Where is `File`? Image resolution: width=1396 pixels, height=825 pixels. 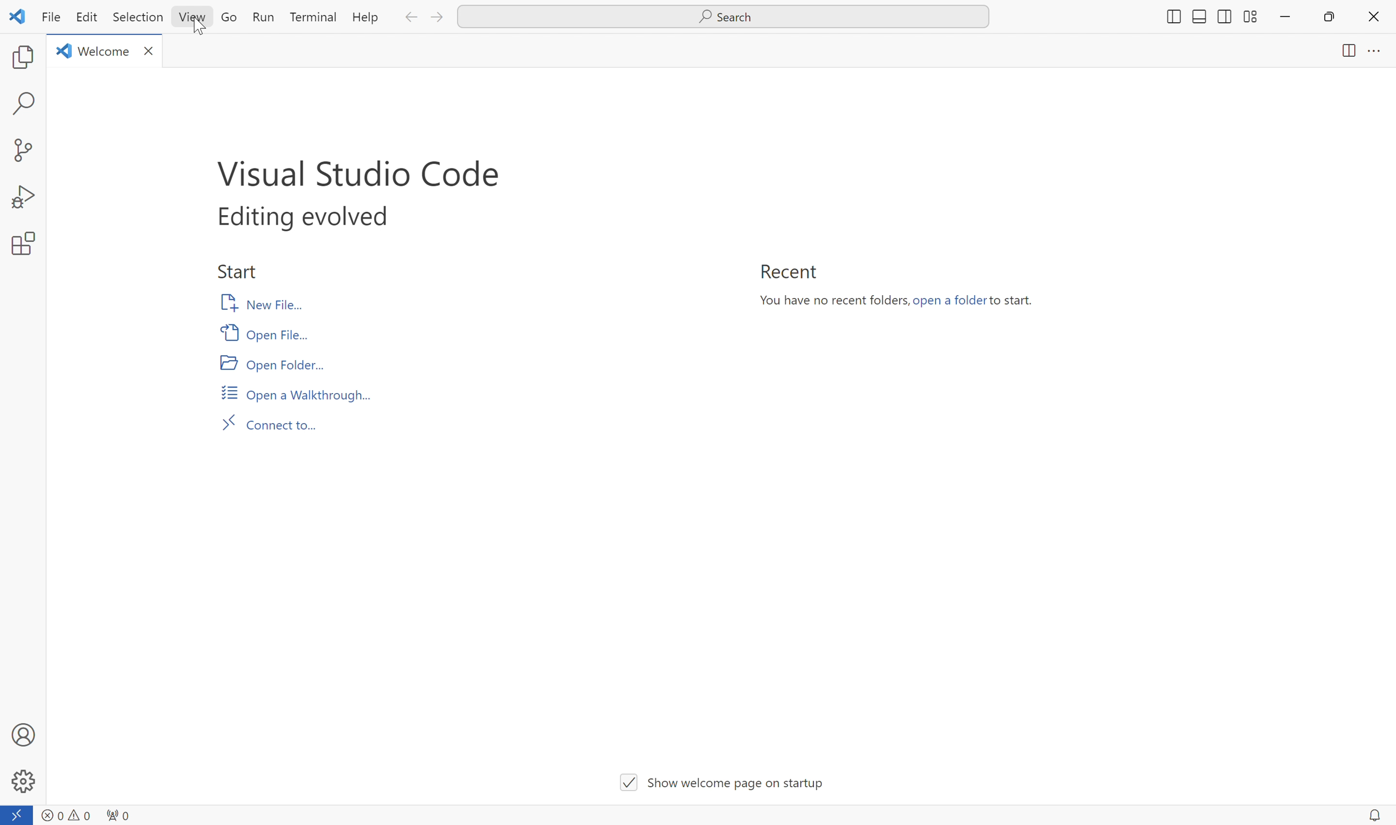 File is located at coordinates (52, 19).